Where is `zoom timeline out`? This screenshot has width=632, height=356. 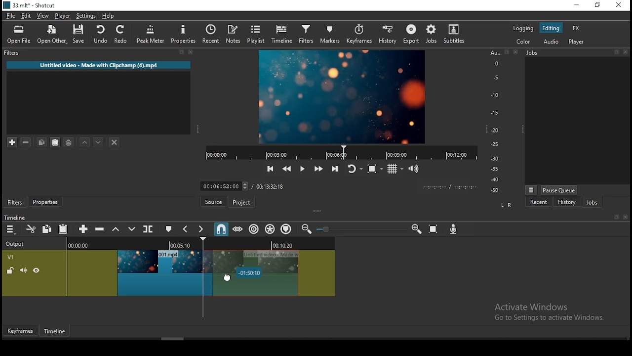 zoom timeline out is located at coordinates (308, 229).